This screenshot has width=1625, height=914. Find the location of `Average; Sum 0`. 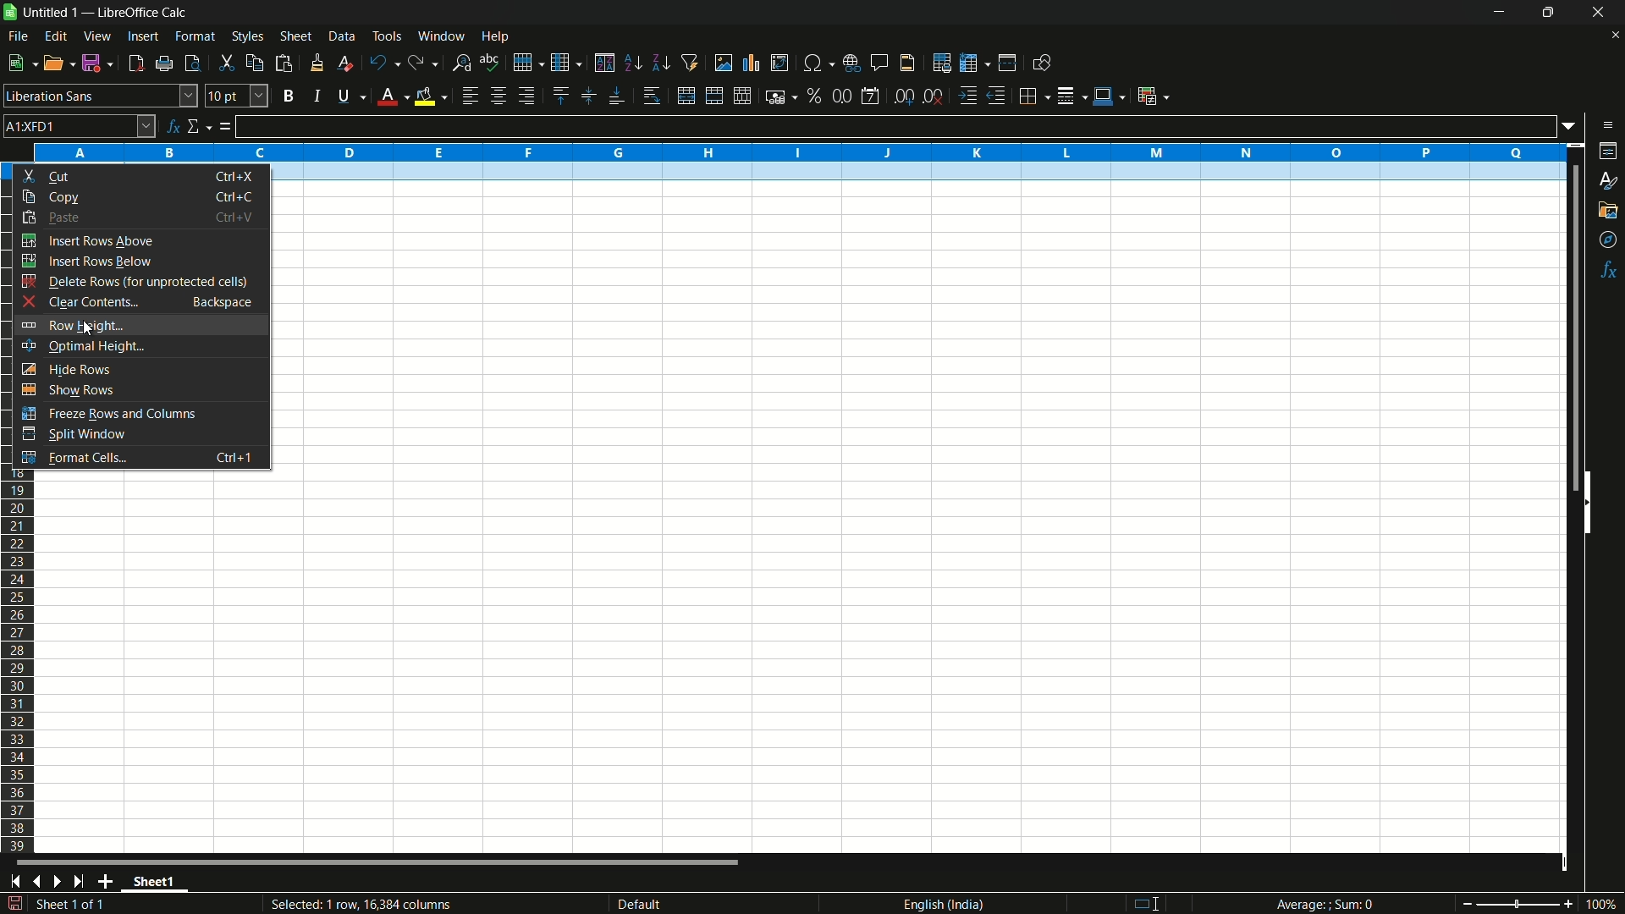

Average; Sum 0 is located at coordinates (1325, 906).